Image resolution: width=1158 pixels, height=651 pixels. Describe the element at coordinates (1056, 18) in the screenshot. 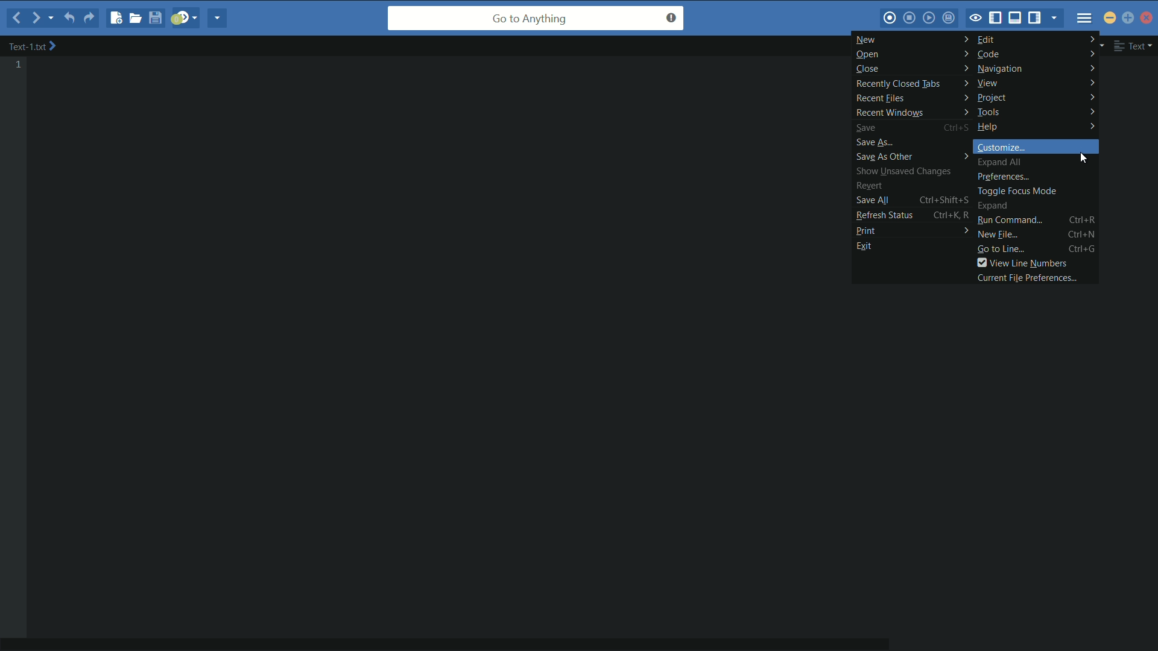

I see `show specific tab/sidebar` at that location.